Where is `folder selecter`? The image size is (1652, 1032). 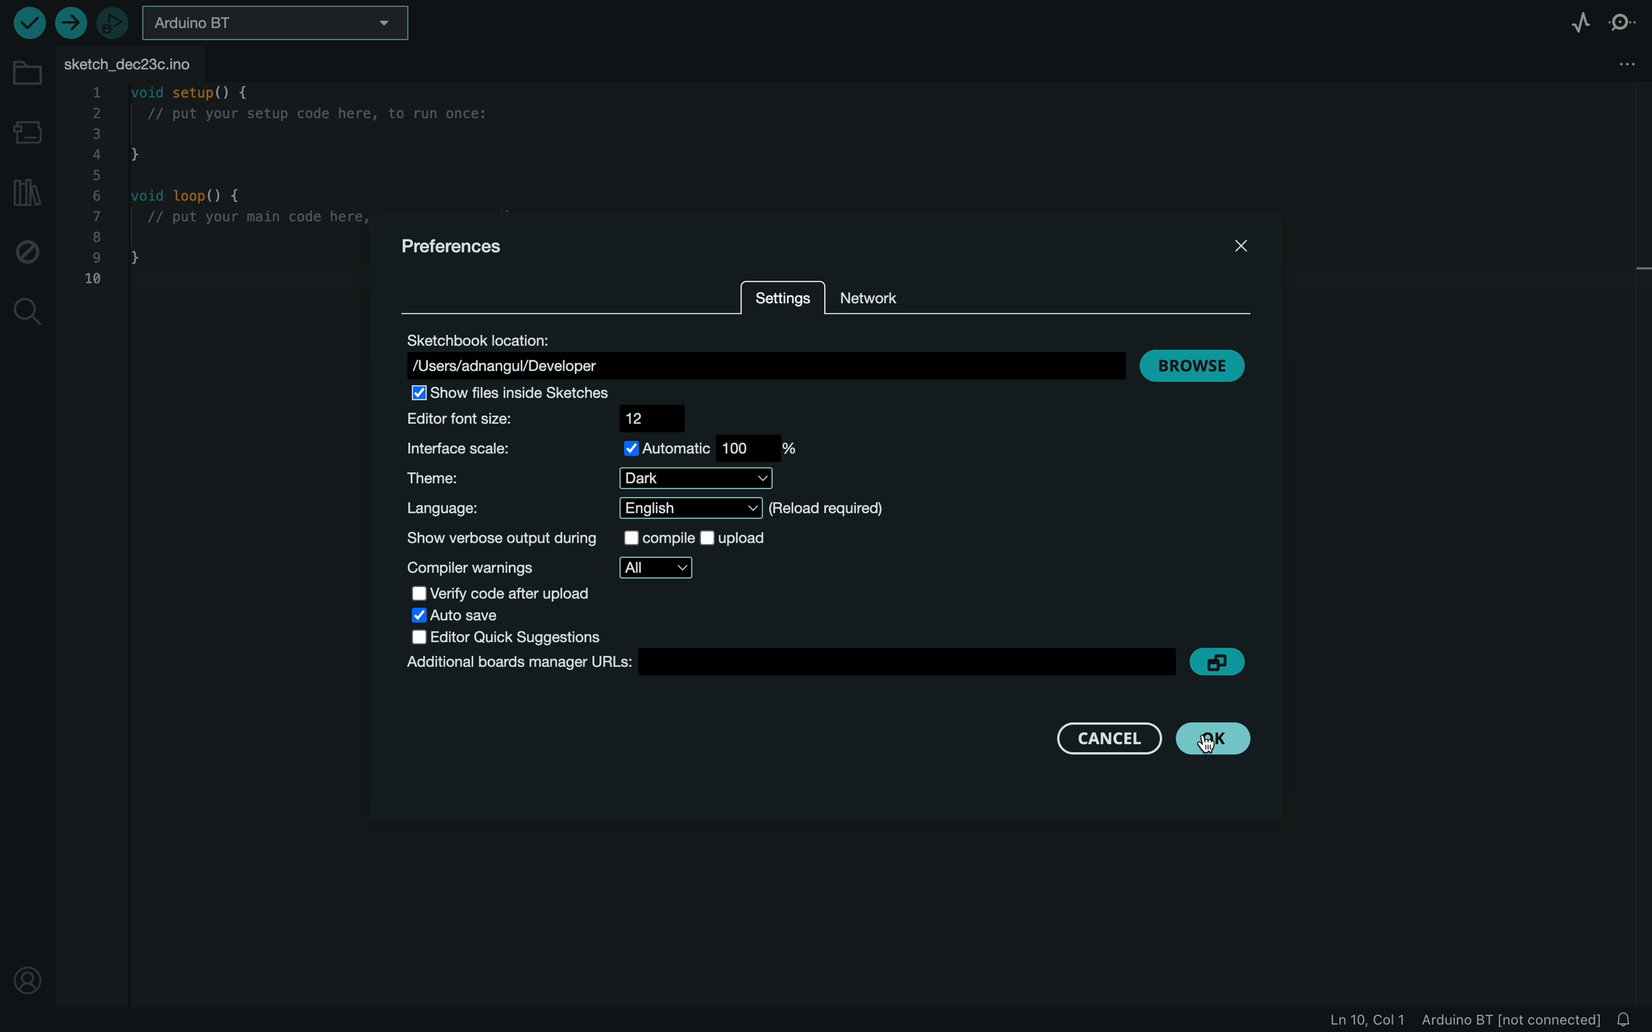 folder selecter is located at coordinates (278, 23).